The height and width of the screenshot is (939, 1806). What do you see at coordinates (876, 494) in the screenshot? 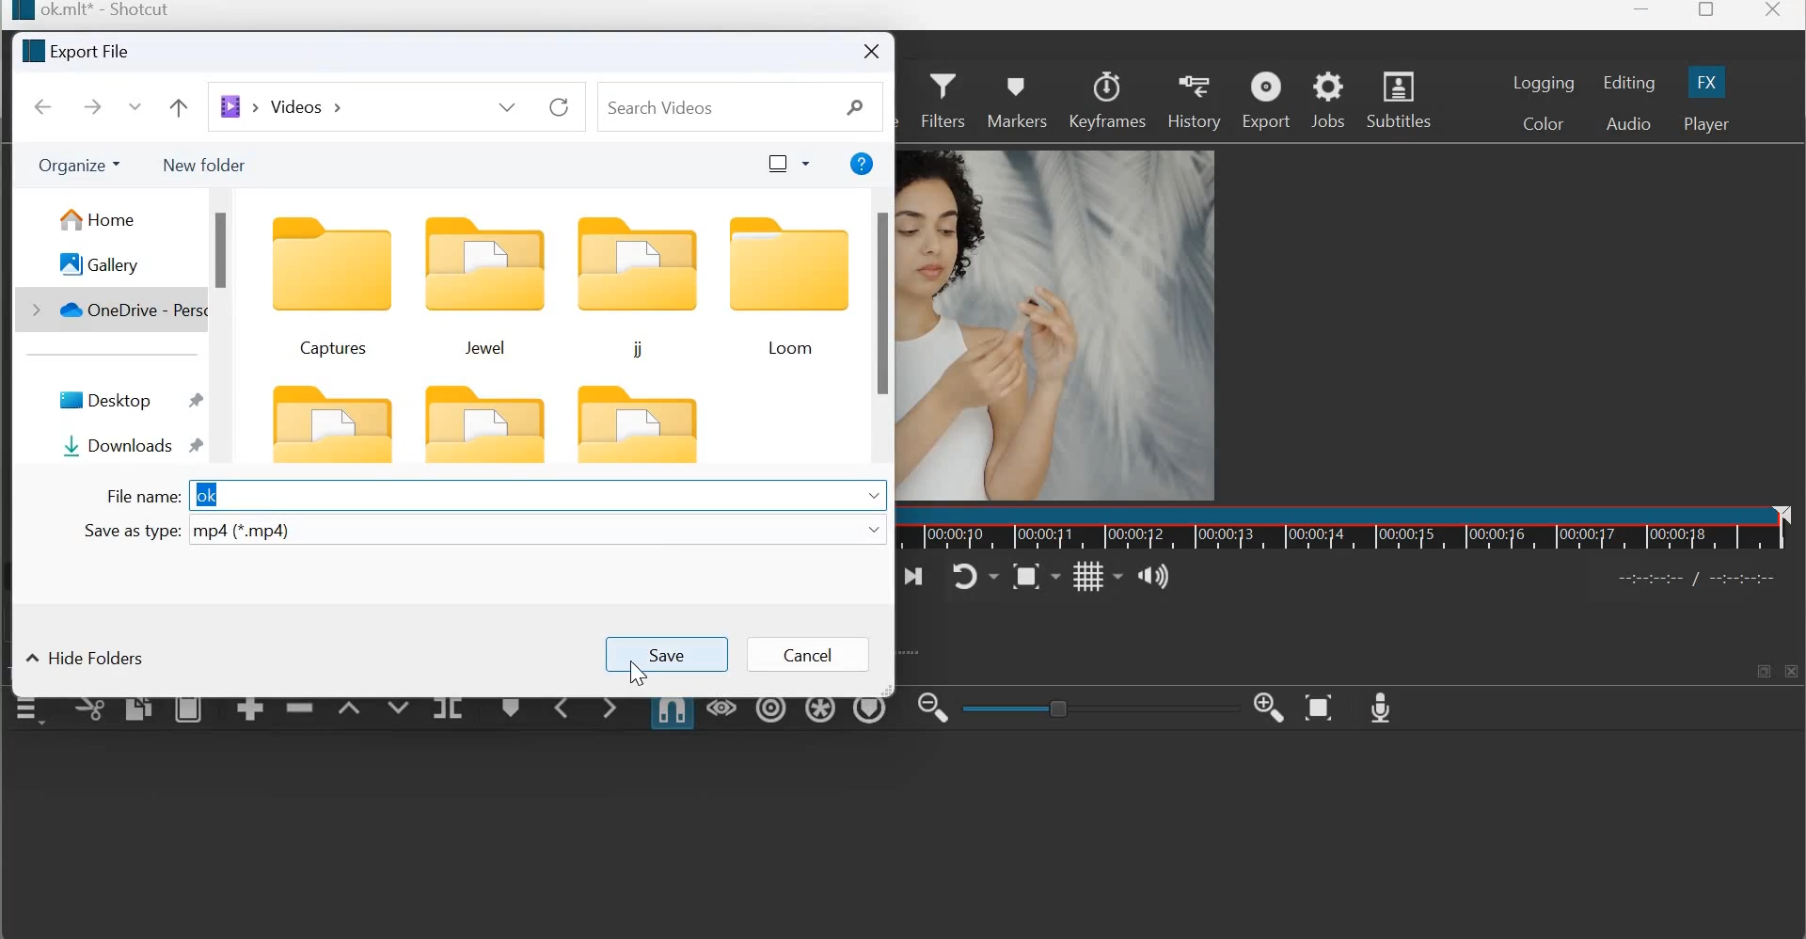
I see `dropdown` at bounding box center [876, 494].